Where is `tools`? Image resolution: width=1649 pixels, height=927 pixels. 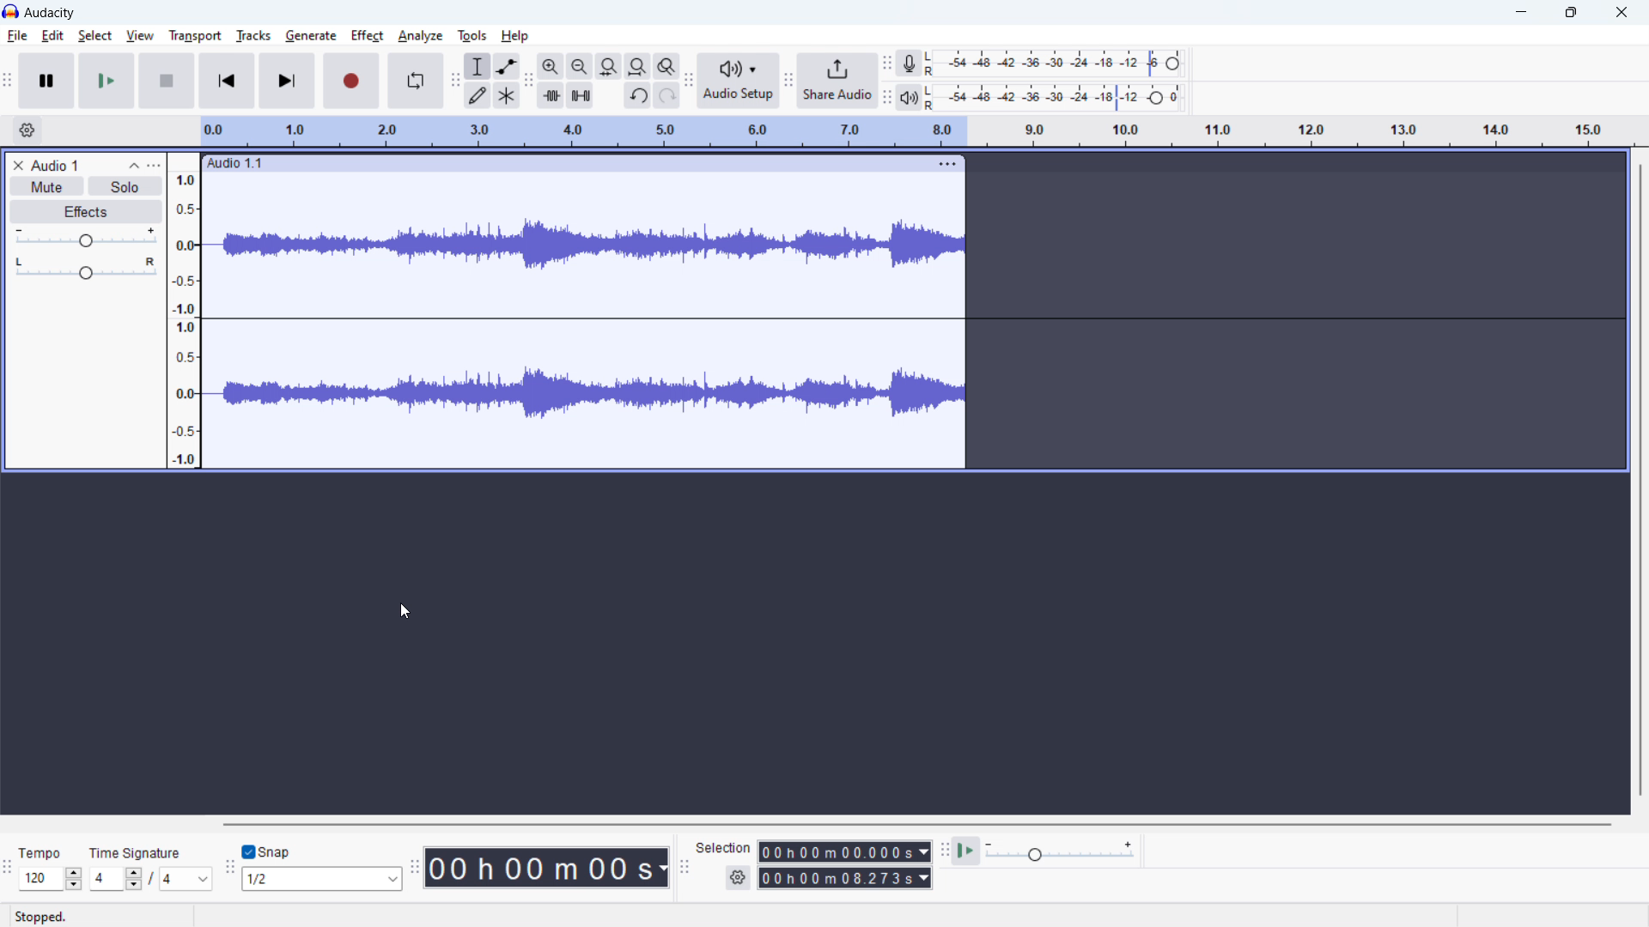
tools is located at coordinates (472, 35).